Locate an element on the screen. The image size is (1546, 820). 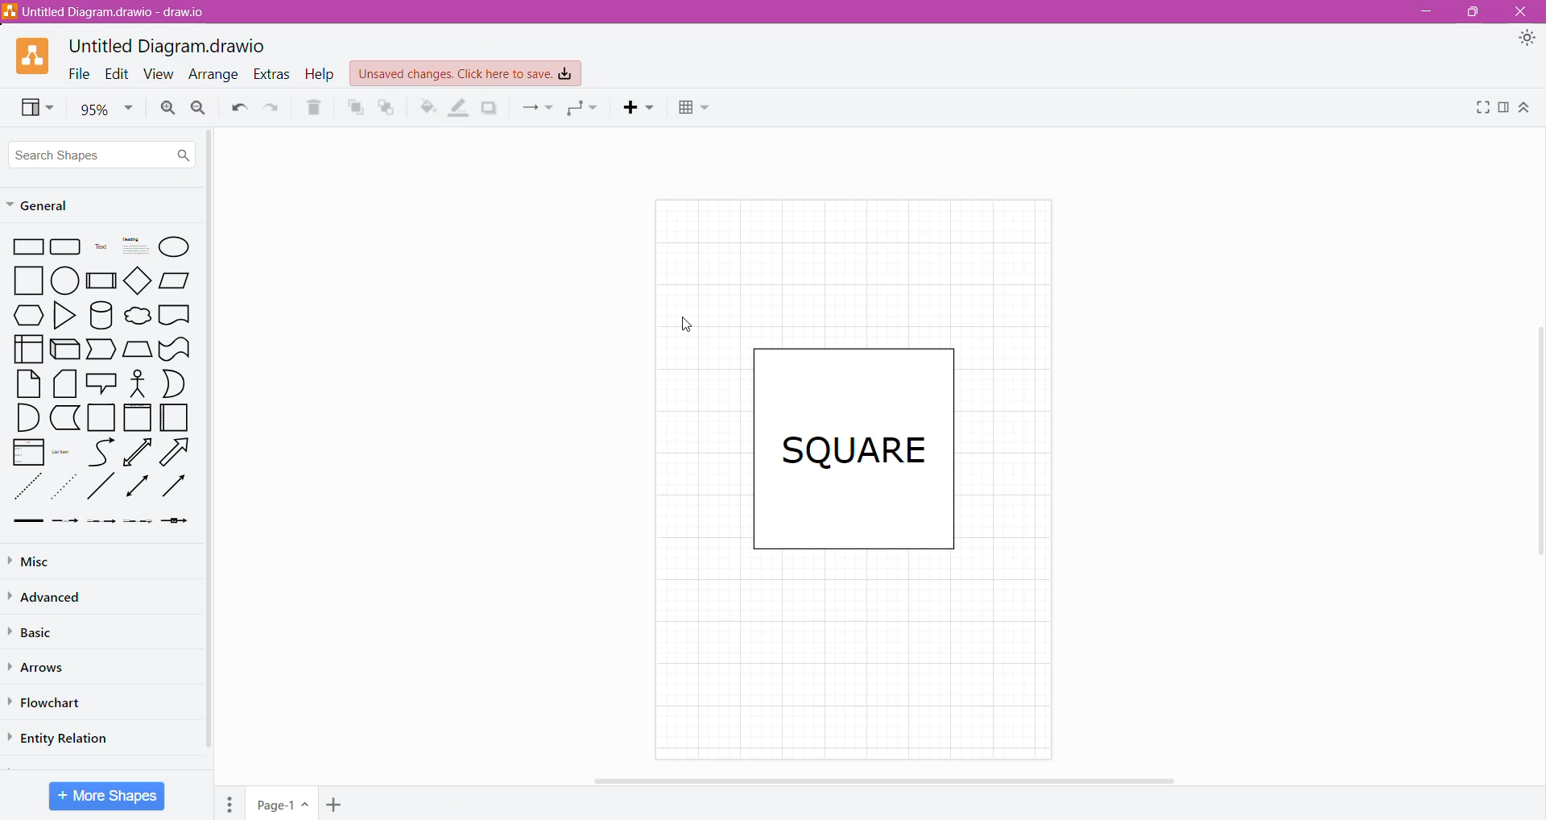
Add Page is located at coordinates (337, 804).